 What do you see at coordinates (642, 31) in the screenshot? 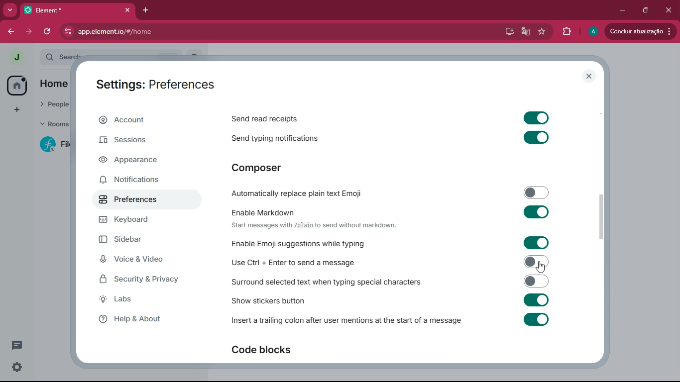
I see `Concluir atualização` at bounding box center [642, 31].